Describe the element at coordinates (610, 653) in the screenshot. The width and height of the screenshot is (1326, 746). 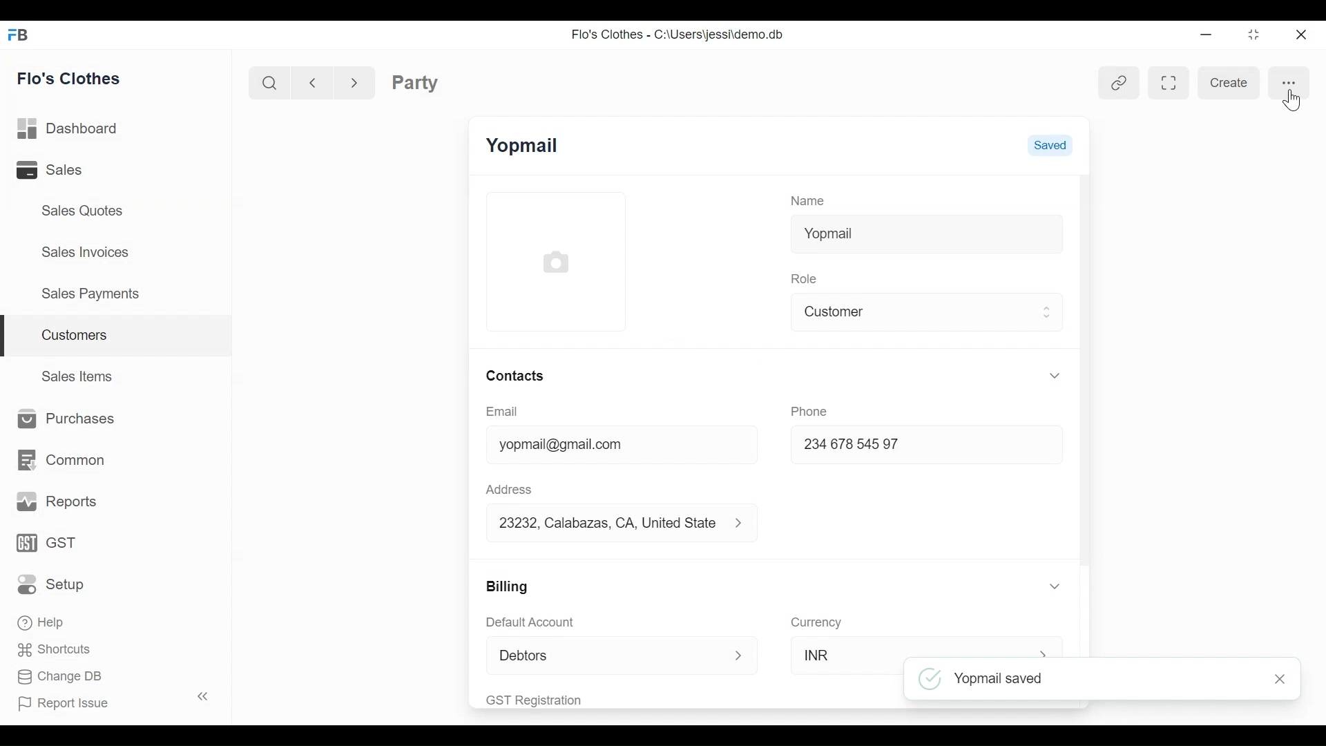
I see `Debtors` at that location.